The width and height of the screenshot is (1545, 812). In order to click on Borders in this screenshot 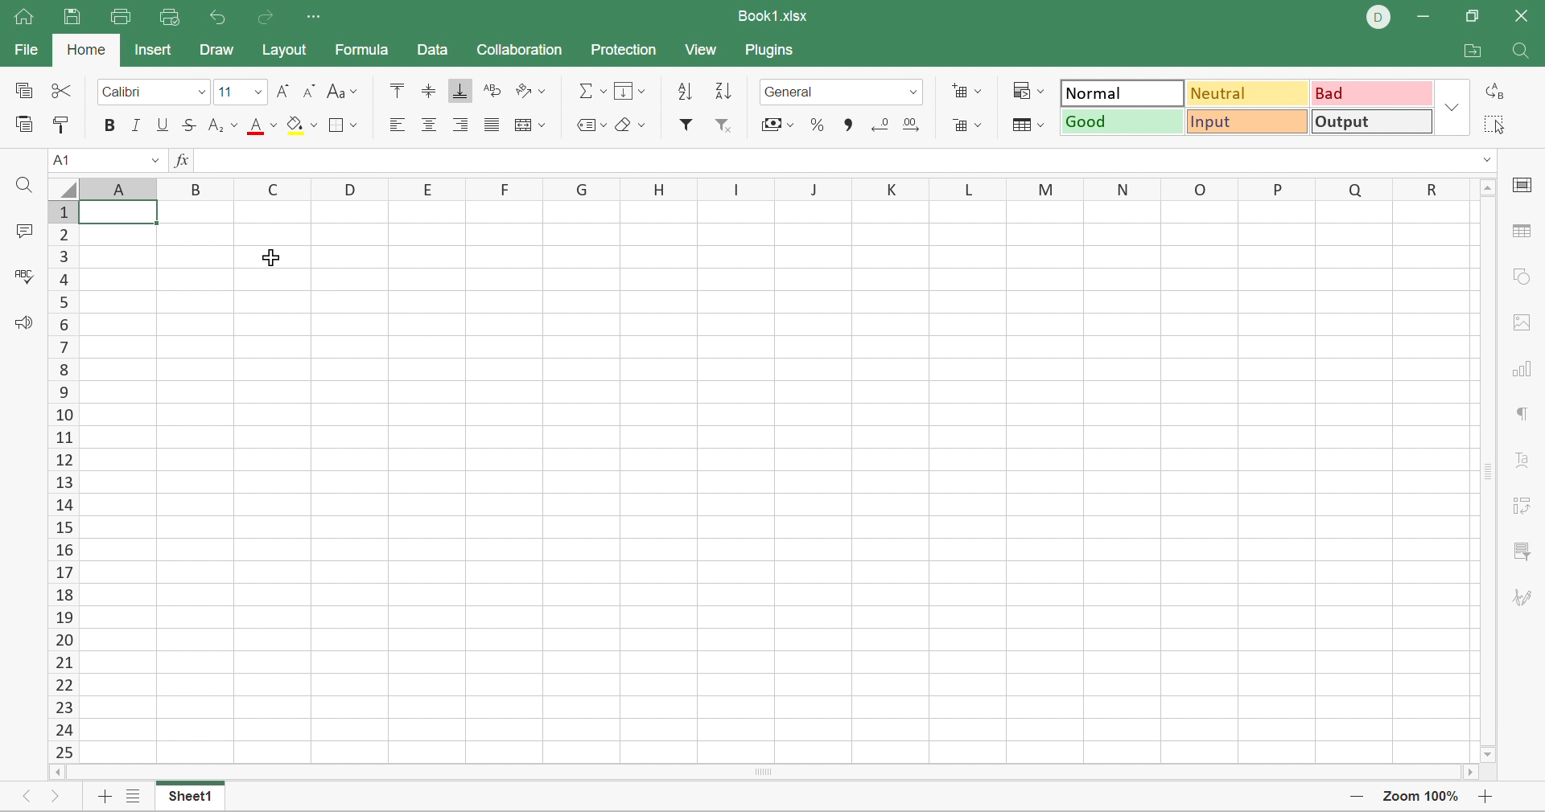, I will do `click(344, 125)`.